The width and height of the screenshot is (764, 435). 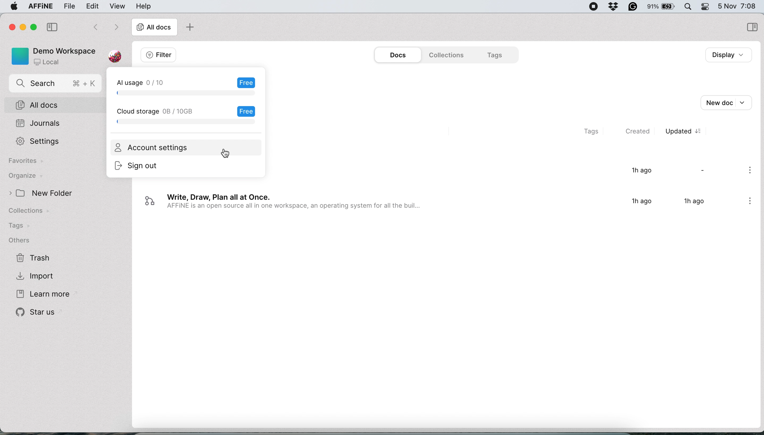 I want to click on screen recorder, so click(x=594, y=7).